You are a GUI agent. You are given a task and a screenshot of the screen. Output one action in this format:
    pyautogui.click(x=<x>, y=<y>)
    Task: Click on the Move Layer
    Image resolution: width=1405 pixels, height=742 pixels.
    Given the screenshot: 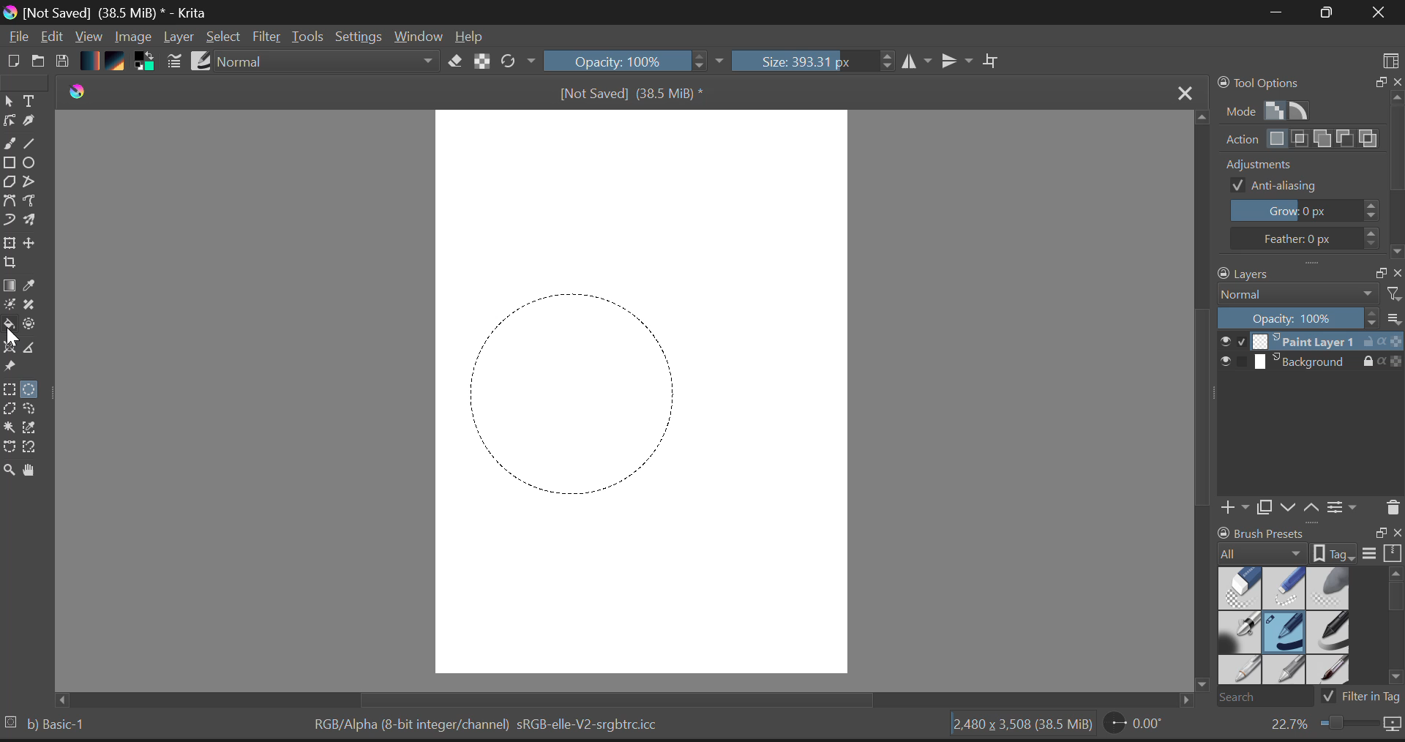 What is the action you would take?
    pyautogui.click(x=35, y=247)
    